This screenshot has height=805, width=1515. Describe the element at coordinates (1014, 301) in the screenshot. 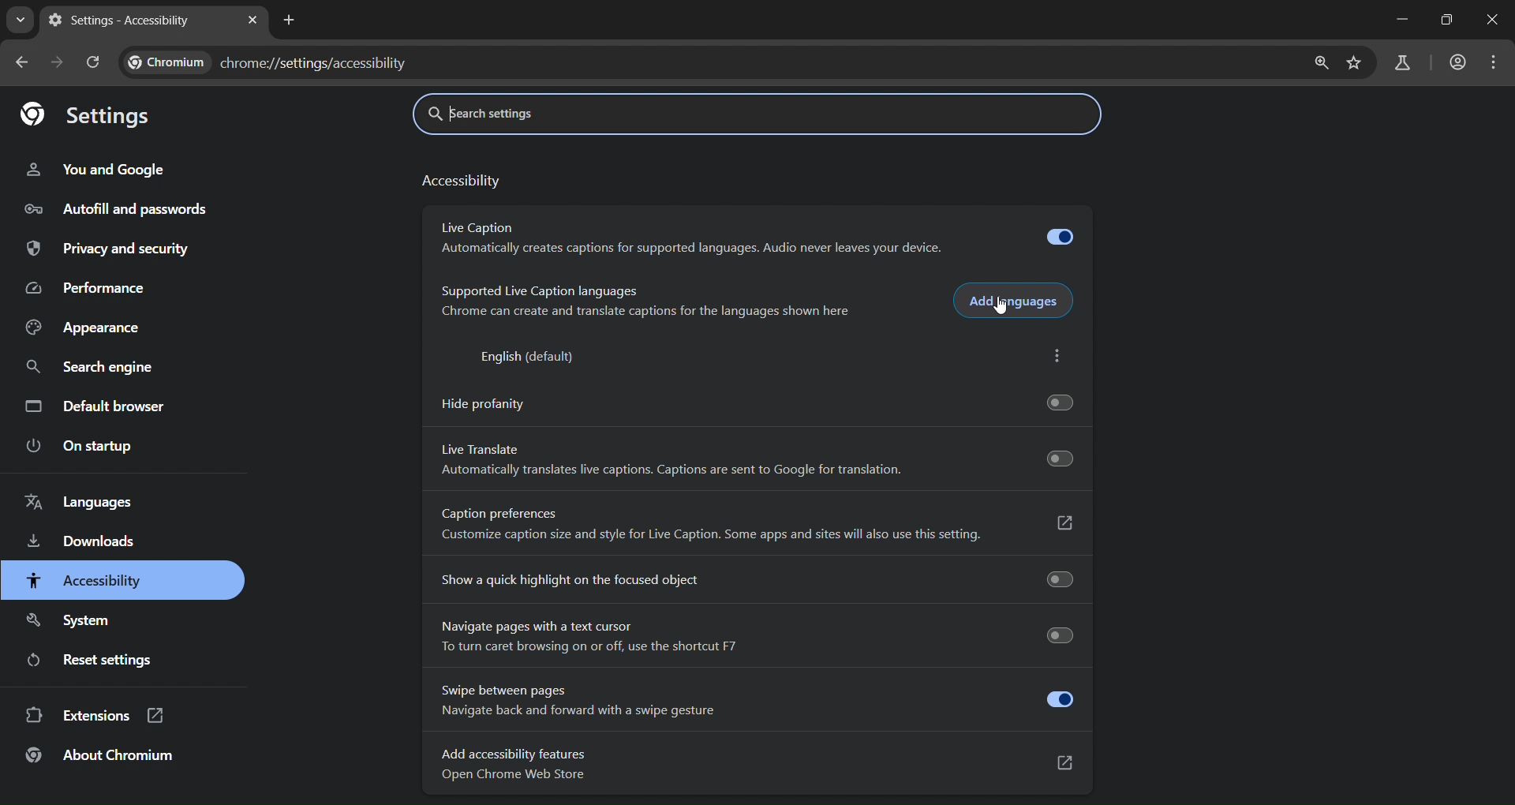

I see `add languages` at that location.